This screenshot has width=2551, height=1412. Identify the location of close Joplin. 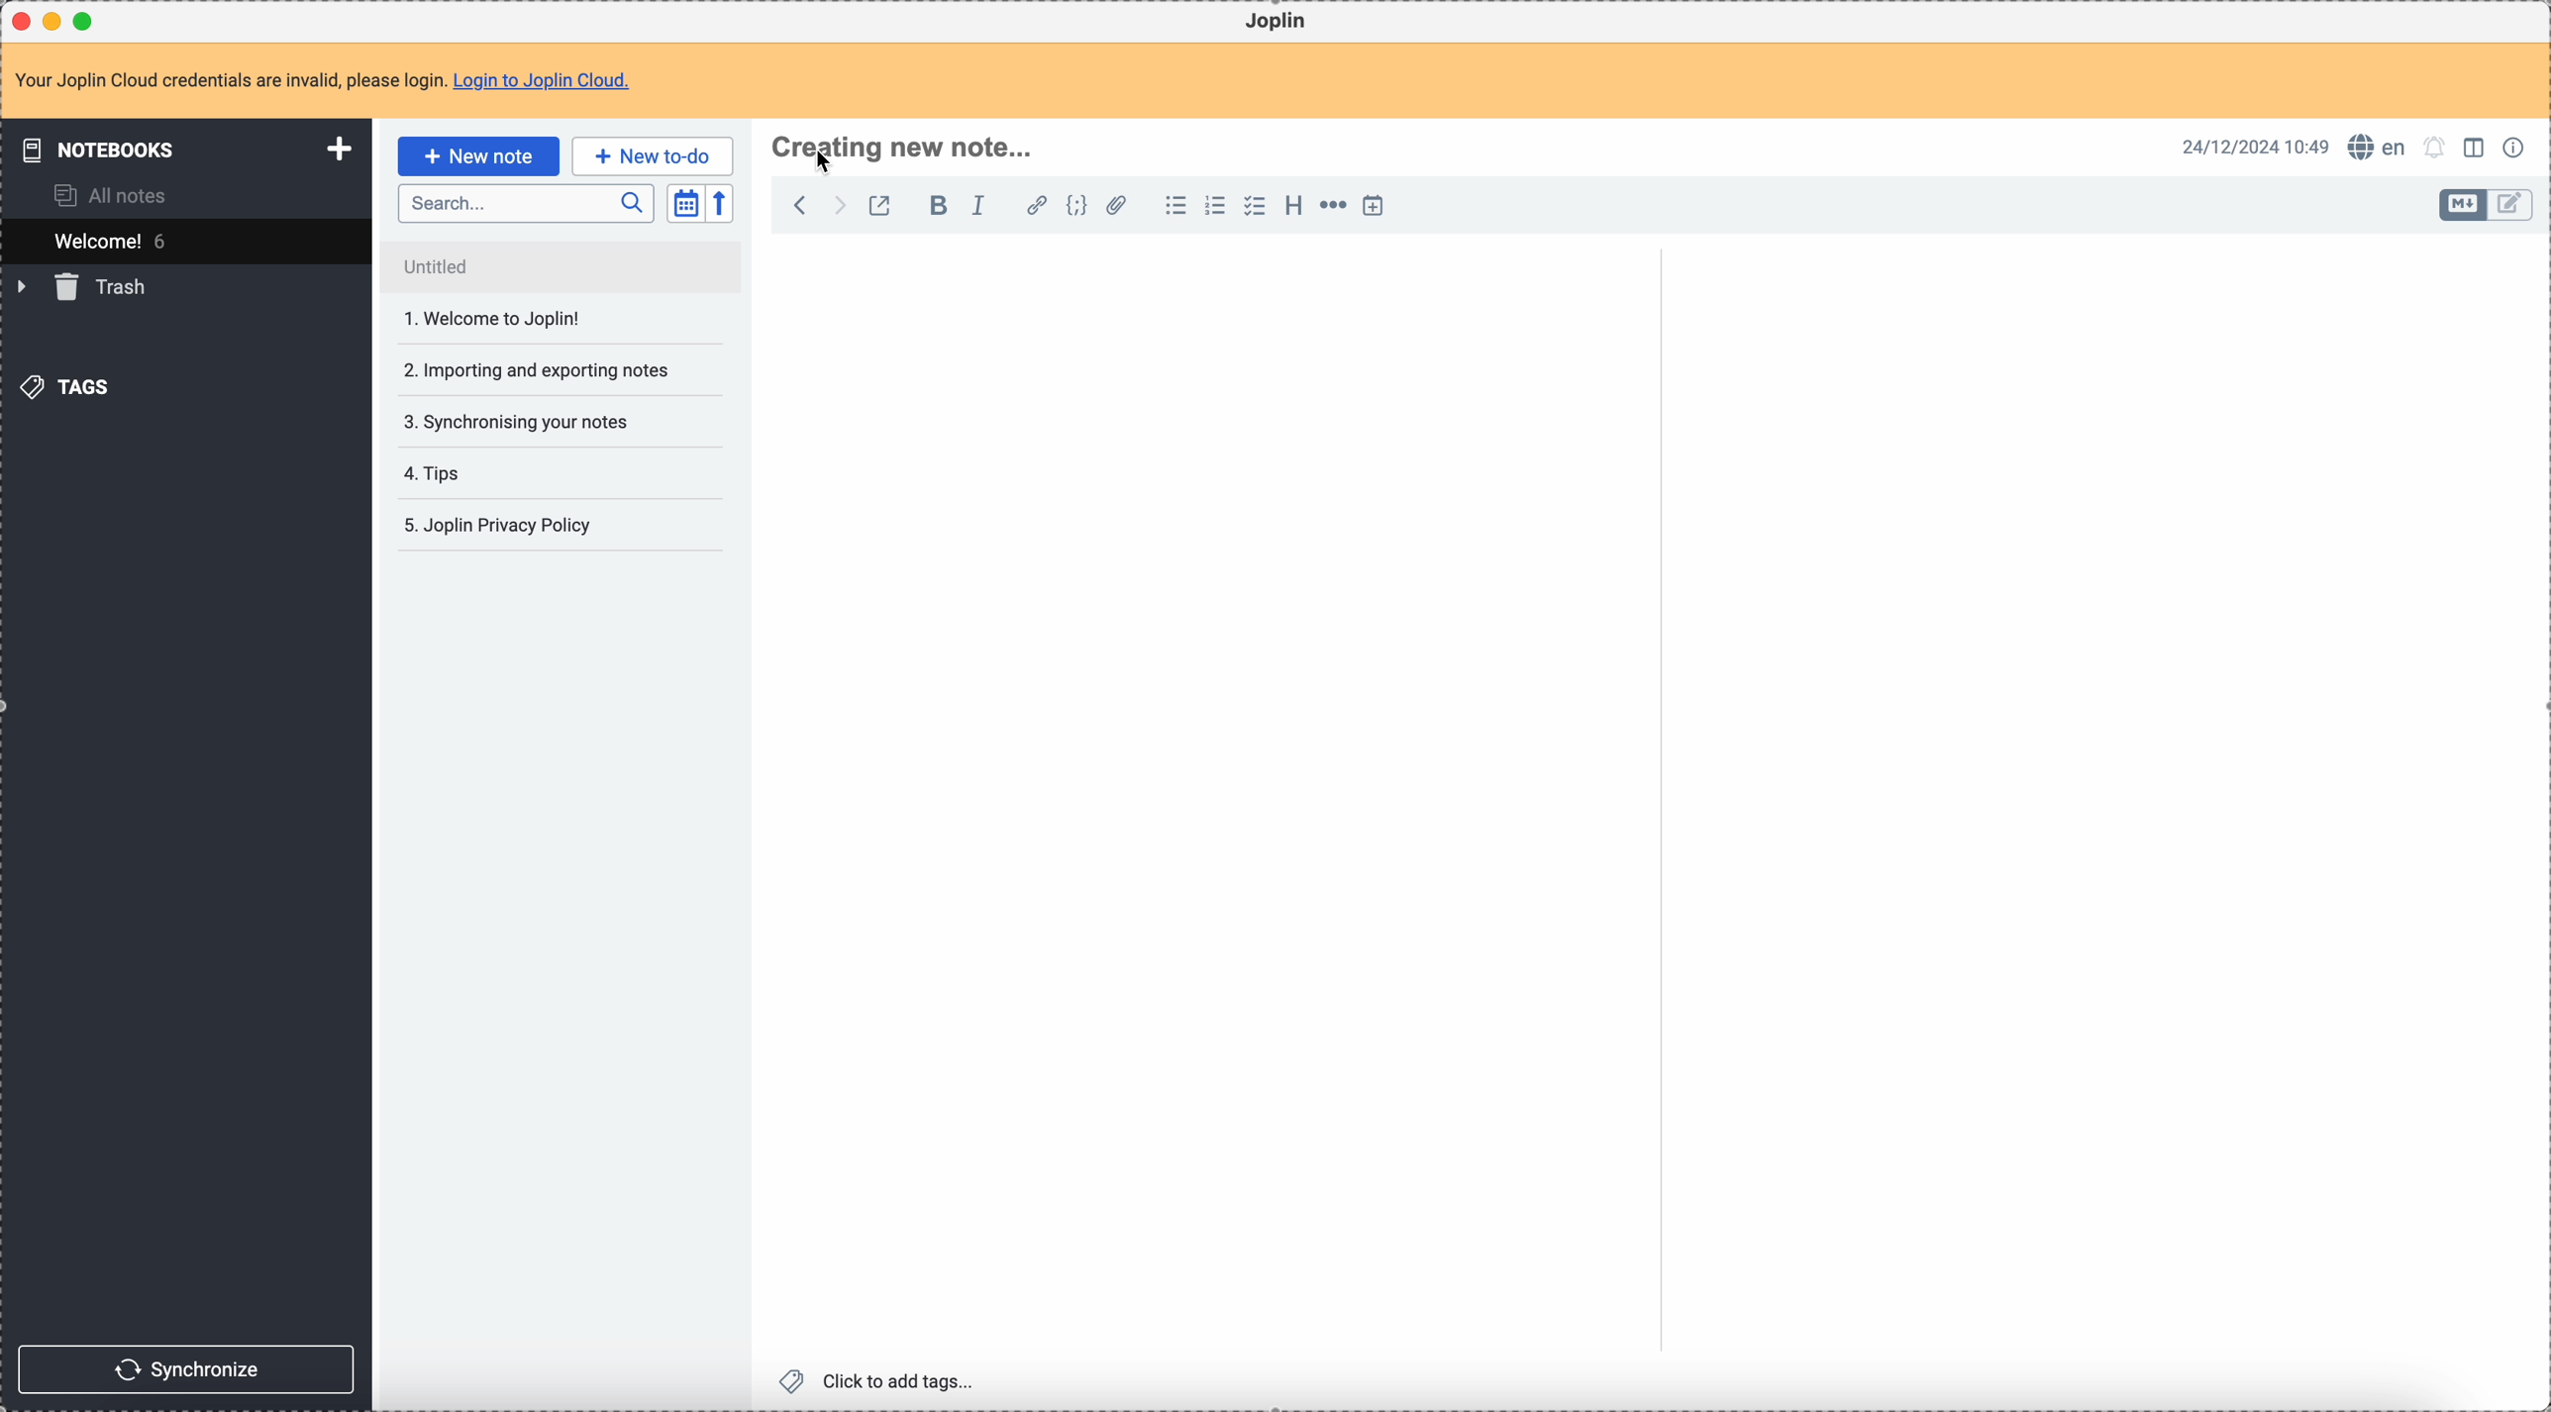
(19, 21).